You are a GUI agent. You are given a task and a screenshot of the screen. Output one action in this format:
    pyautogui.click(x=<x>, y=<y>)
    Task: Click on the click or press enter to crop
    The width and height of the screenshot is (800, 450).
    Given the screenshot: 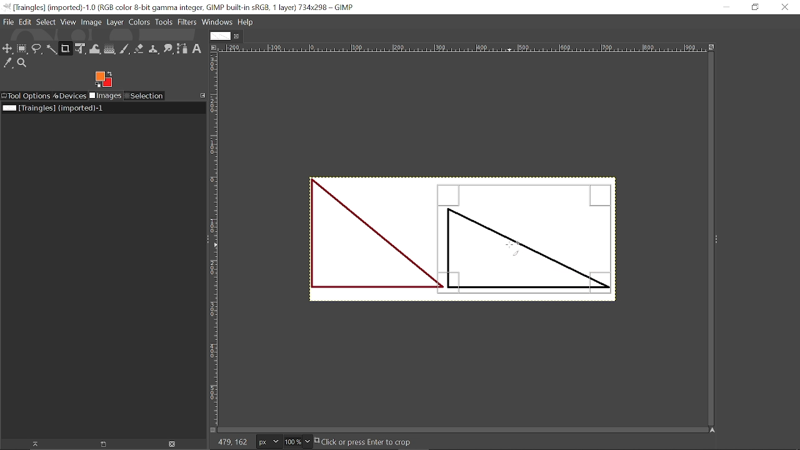 What is the action you would take?
    pyautogui.click(x=379, y=442)
    